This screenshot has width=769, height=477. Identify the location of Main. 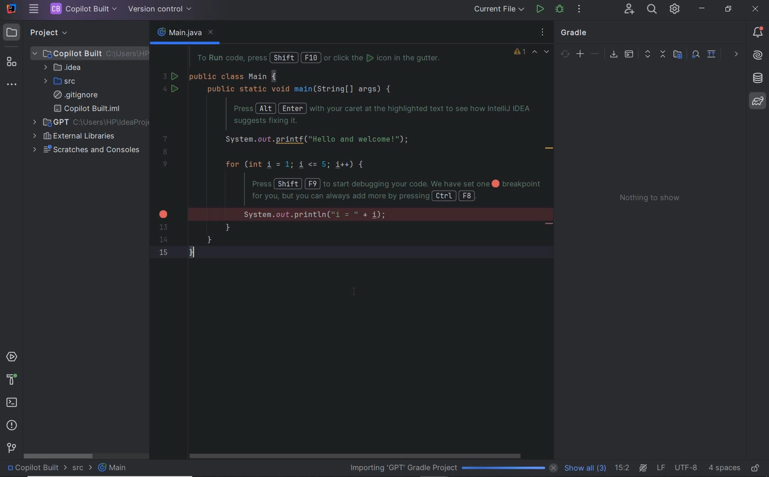
(113, 467).